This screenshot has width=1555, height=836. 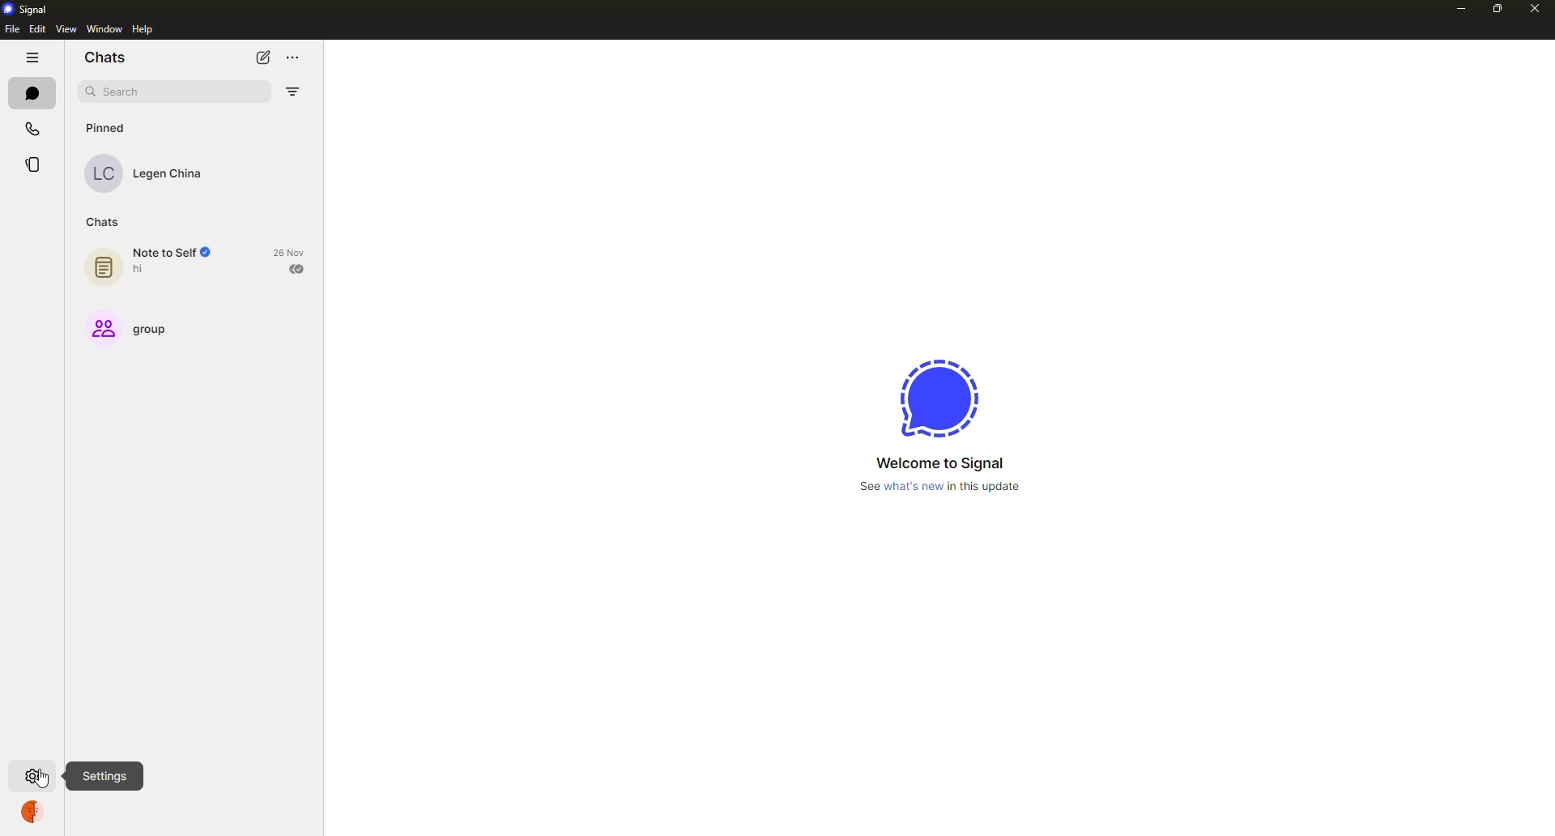 I want to click on new chat, so click(x=263, y=58).